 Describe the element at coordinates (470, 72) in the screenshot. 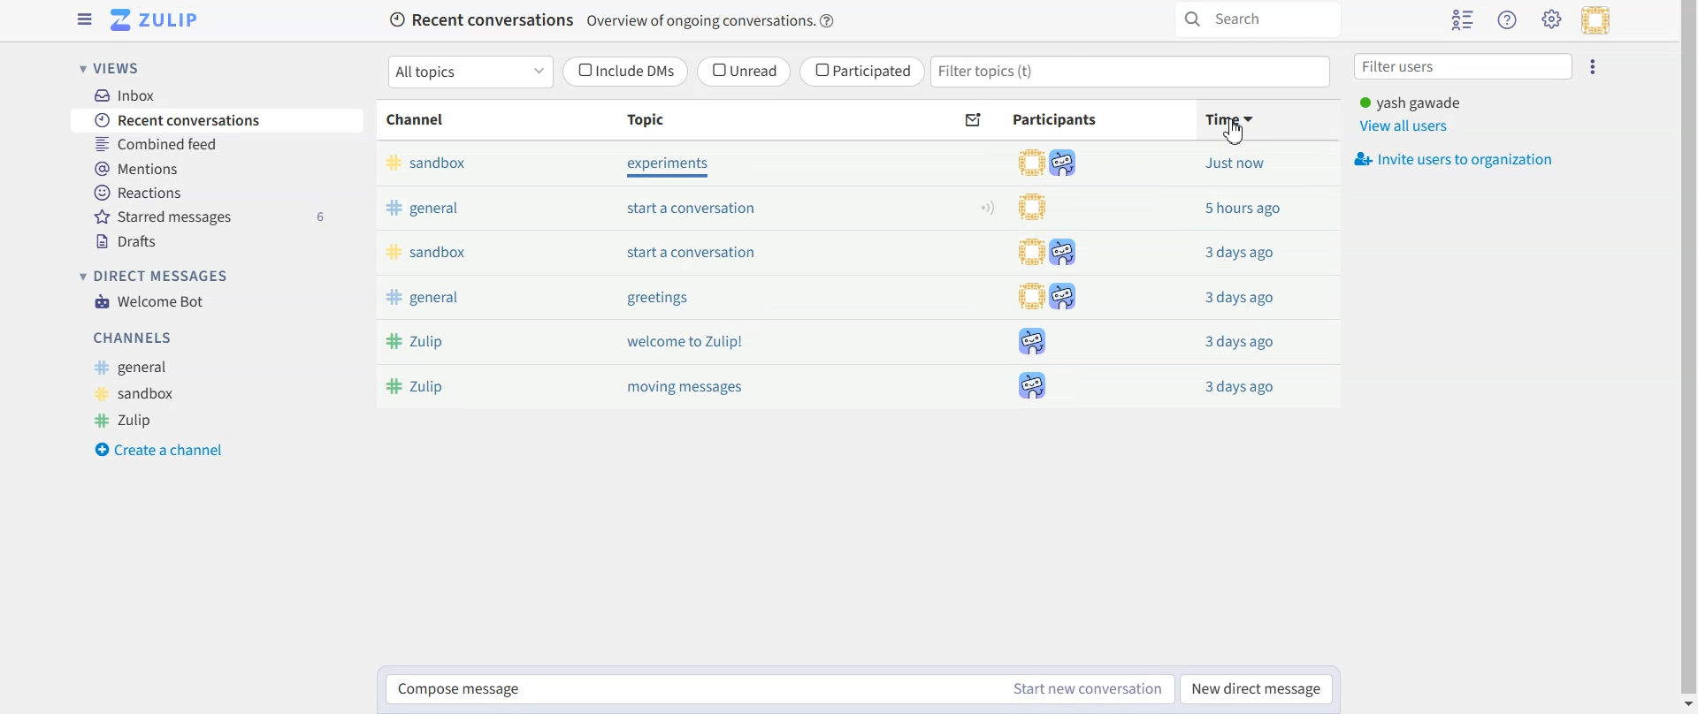

I see `All topics` at that location.